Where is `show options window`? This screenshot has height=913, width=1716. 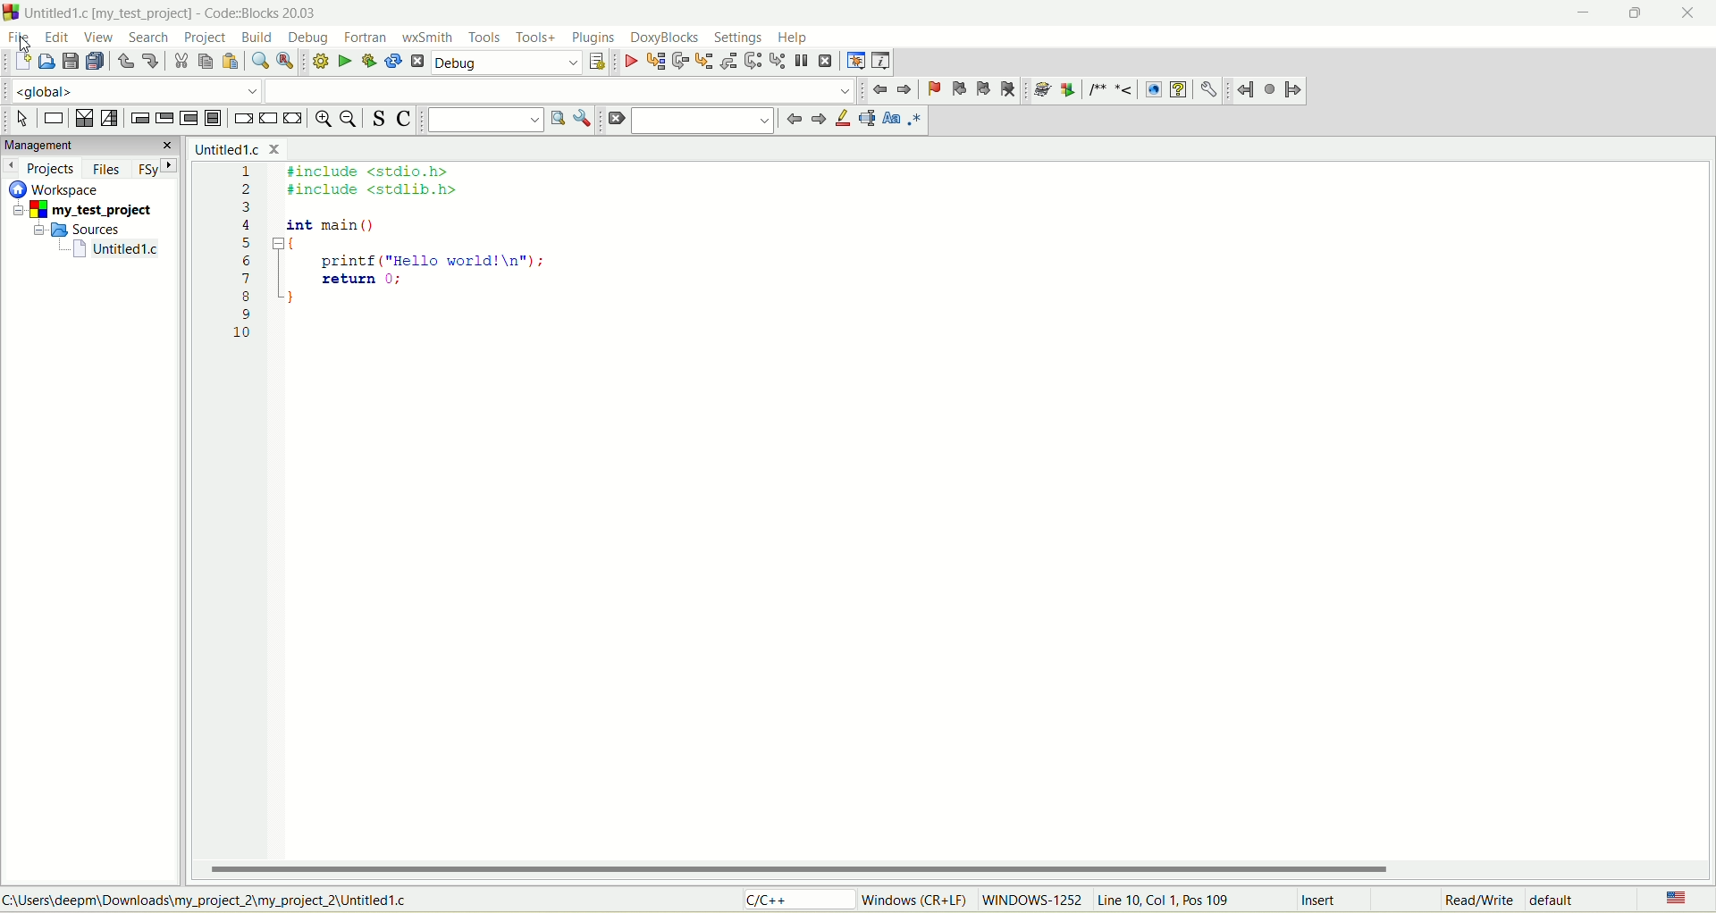
show options window is located at coordinates (585, 120).